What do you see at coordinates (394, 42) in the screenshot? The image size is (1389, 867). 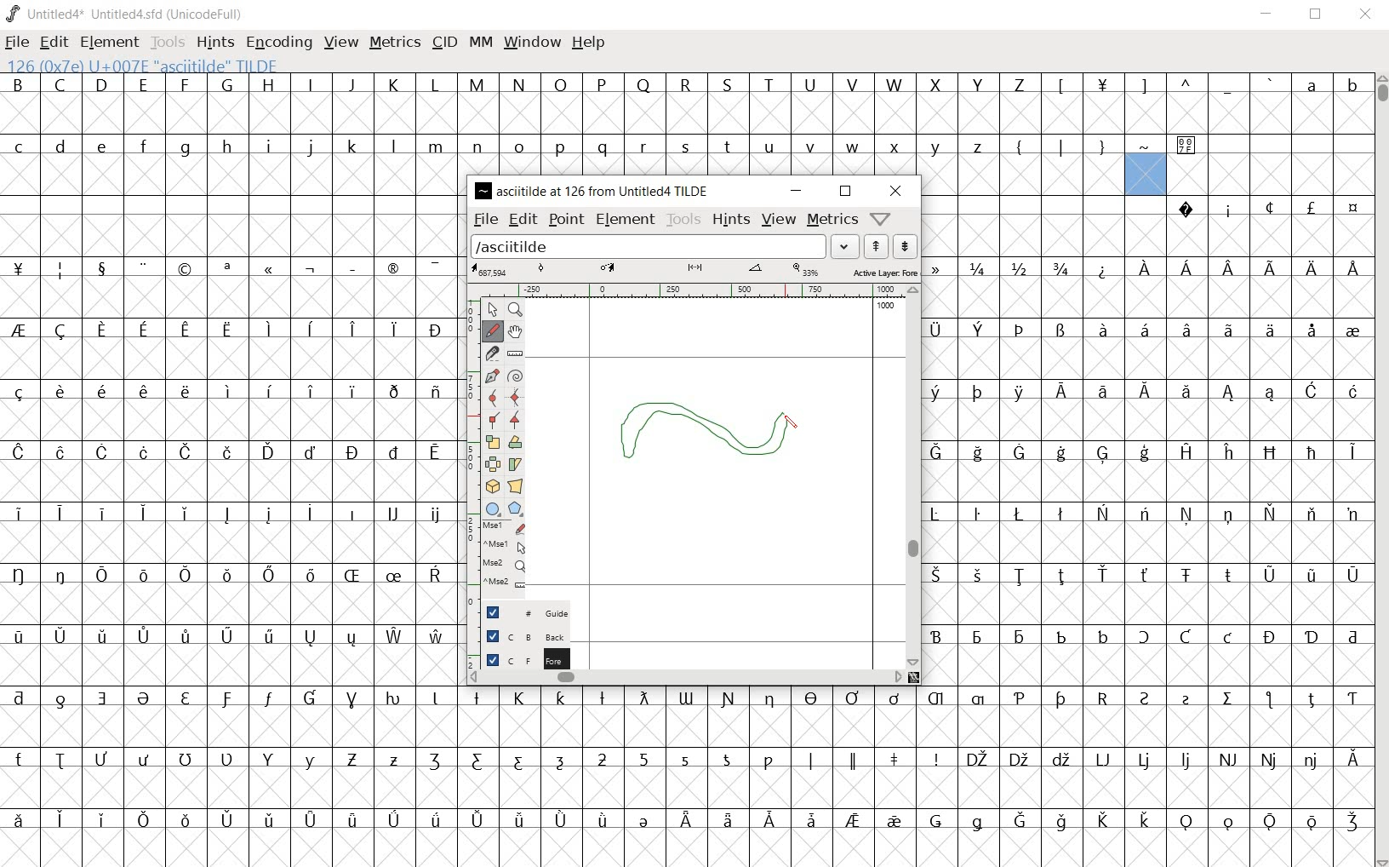 I see `METRICS` at bounding box center [394, 42].